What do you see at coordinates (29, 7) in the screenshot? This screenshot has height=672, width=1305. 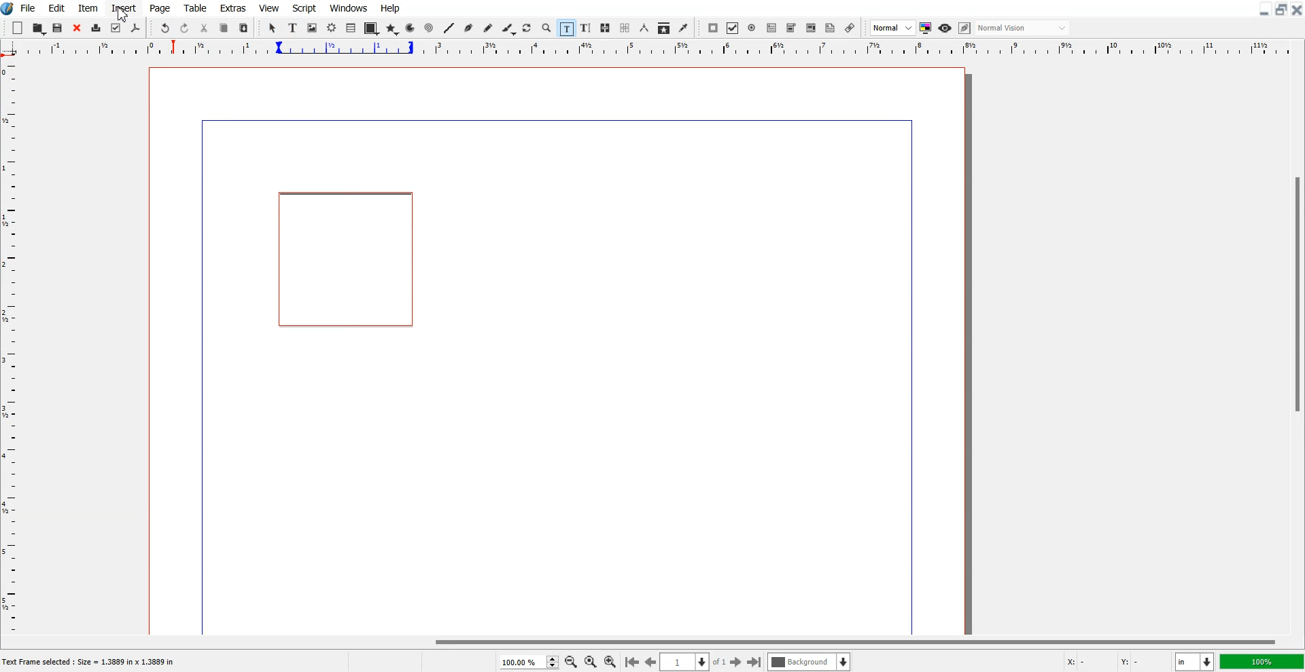 I see `File` at bounding box center [29, 7].